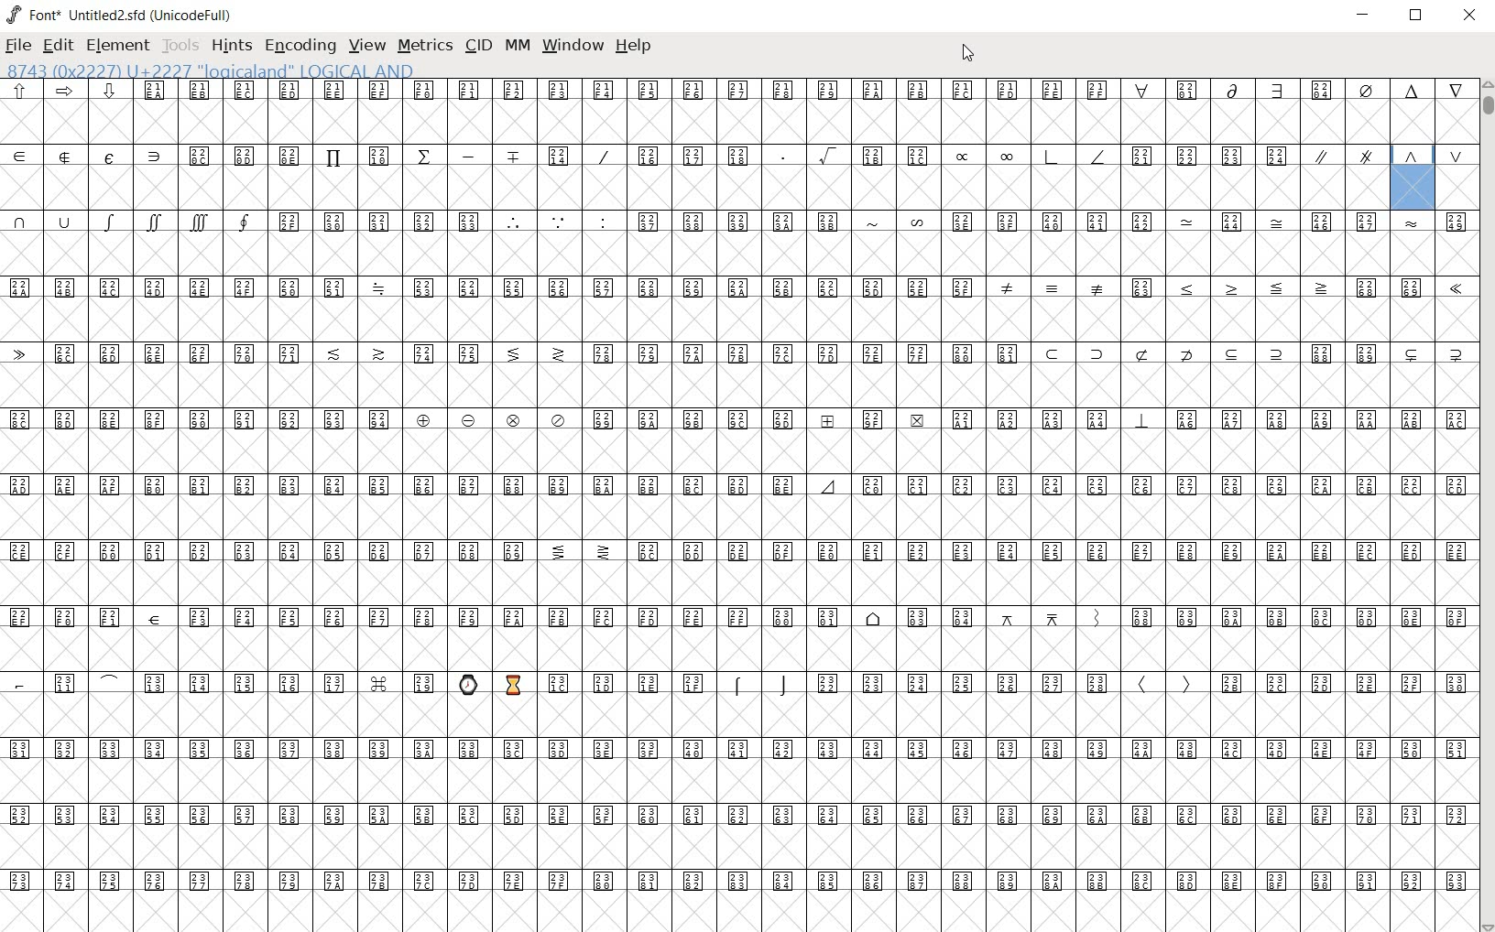  I want to click on element, so click(117, 47).